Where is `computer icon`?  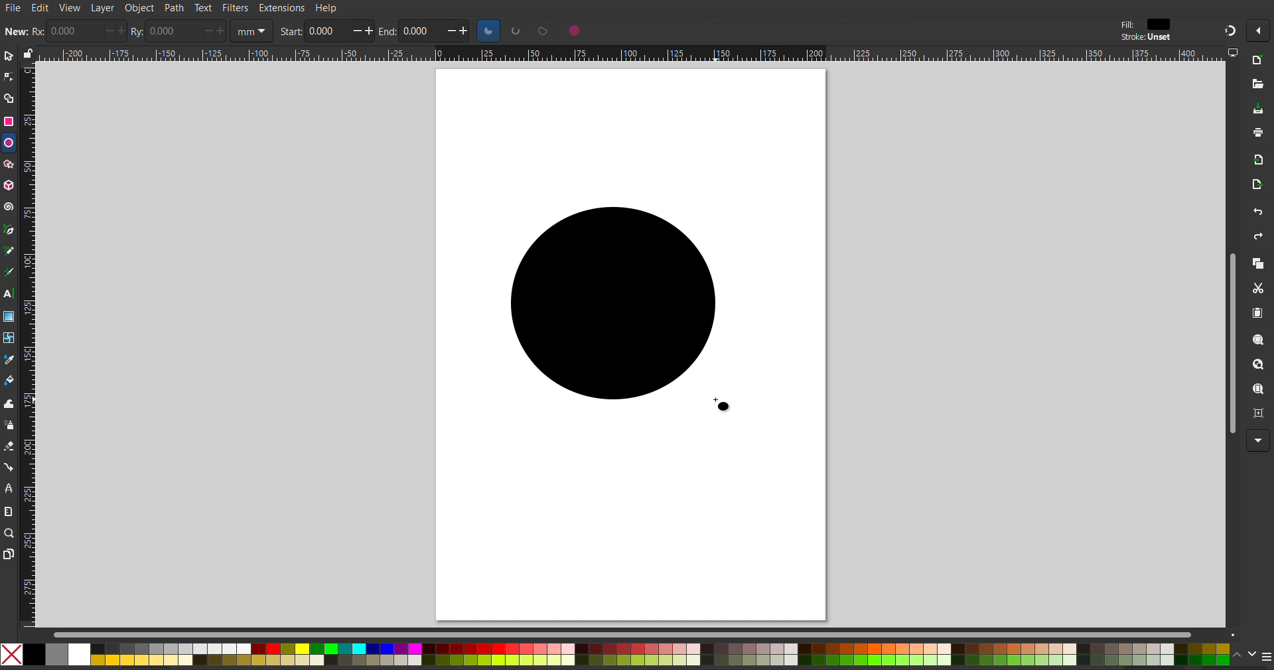
computer icon is located at coordinates (1236, 54).